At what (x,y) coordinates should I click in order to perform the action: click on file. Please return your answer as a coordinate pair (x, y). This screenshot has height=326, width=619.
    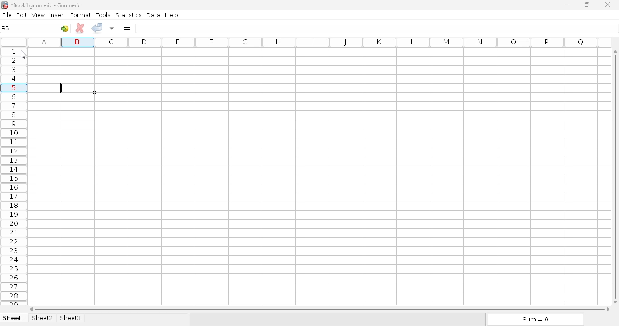
    Looking at the image, I should click on (7, 15).